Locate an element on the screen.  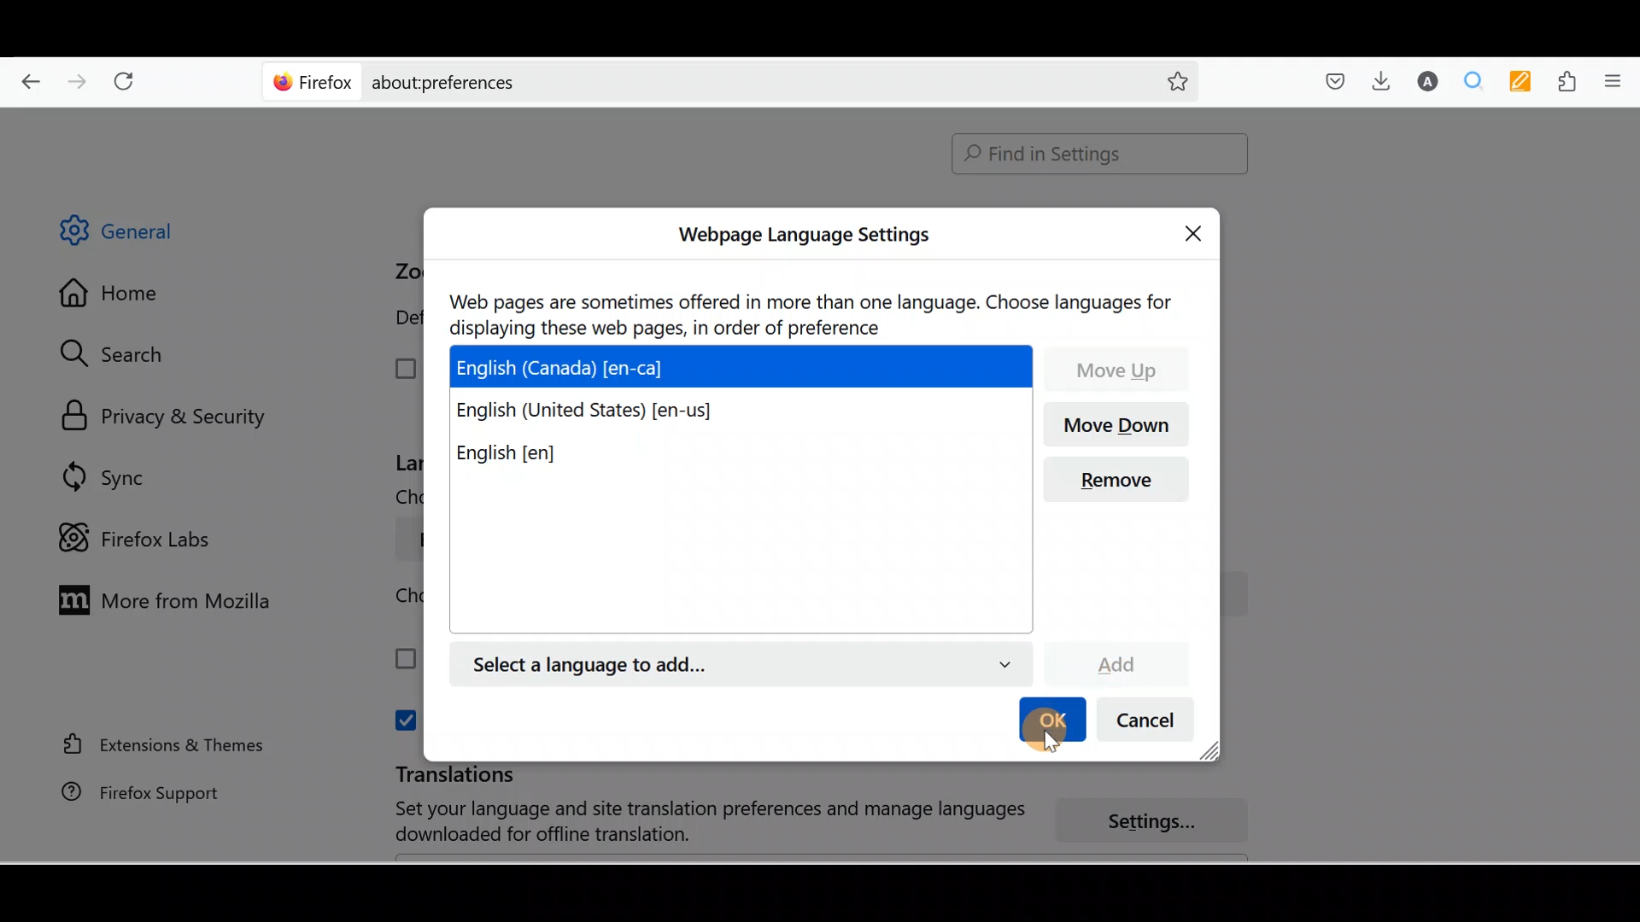
Sync is located at coordinates (107, 476).